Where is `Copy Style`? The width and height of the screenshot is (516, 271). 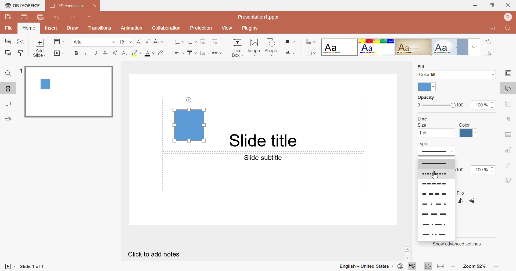 Copy Style is located at coordinates (19, 53).